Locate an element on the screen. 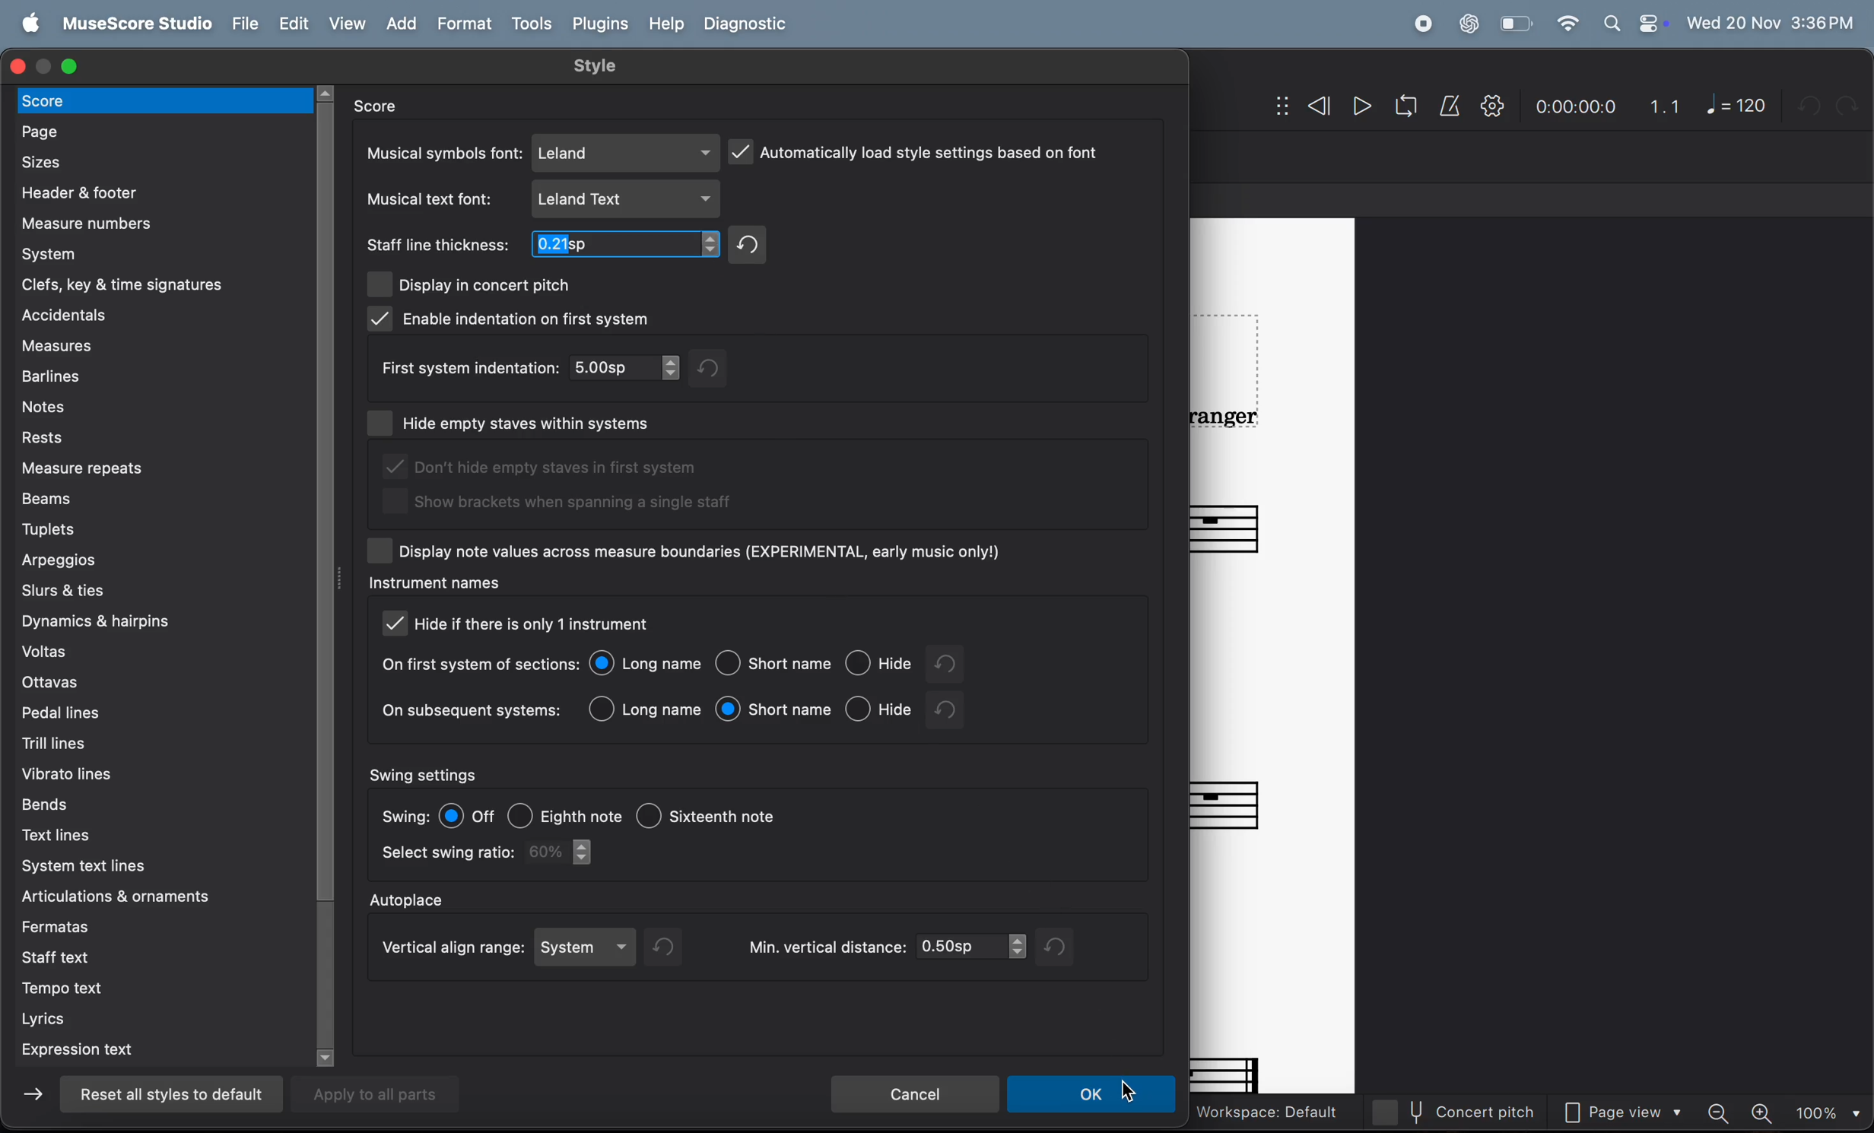 This screenshot has width=1874, height=1133. tuplets is located at coordinates (153, 528).